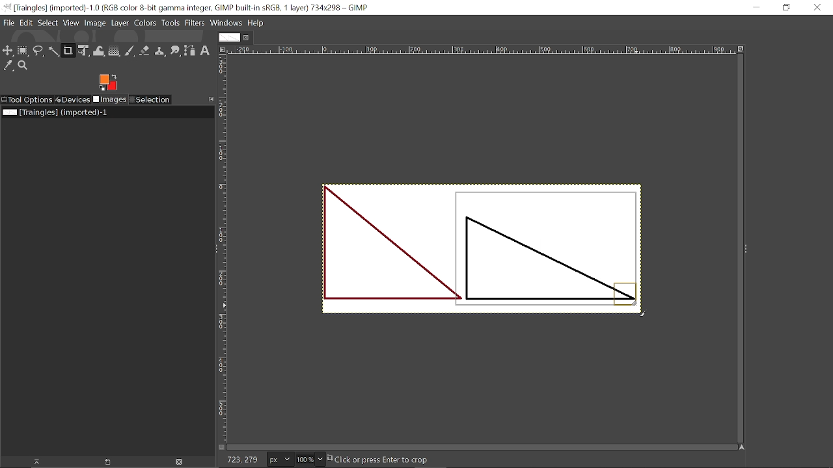 This screenshot has height=468, width=833. I want to click on Restore down, so click(785, 8).